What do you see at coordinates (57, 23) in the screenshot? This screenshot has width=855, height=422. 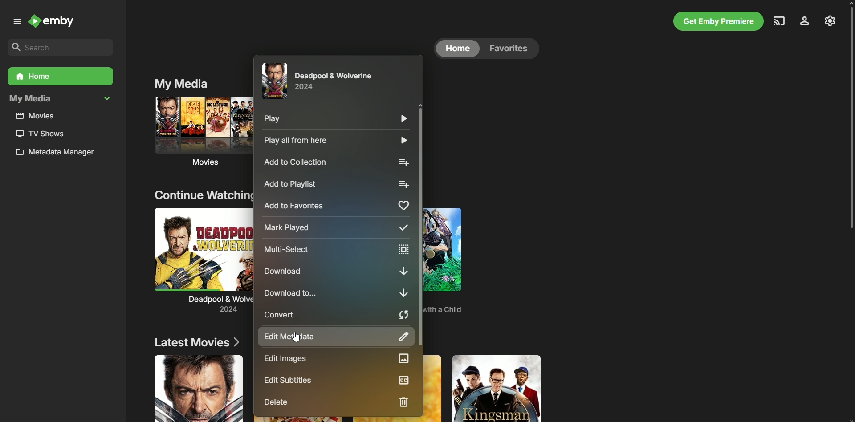 I see `Emby` at bounding box center [57, 23].